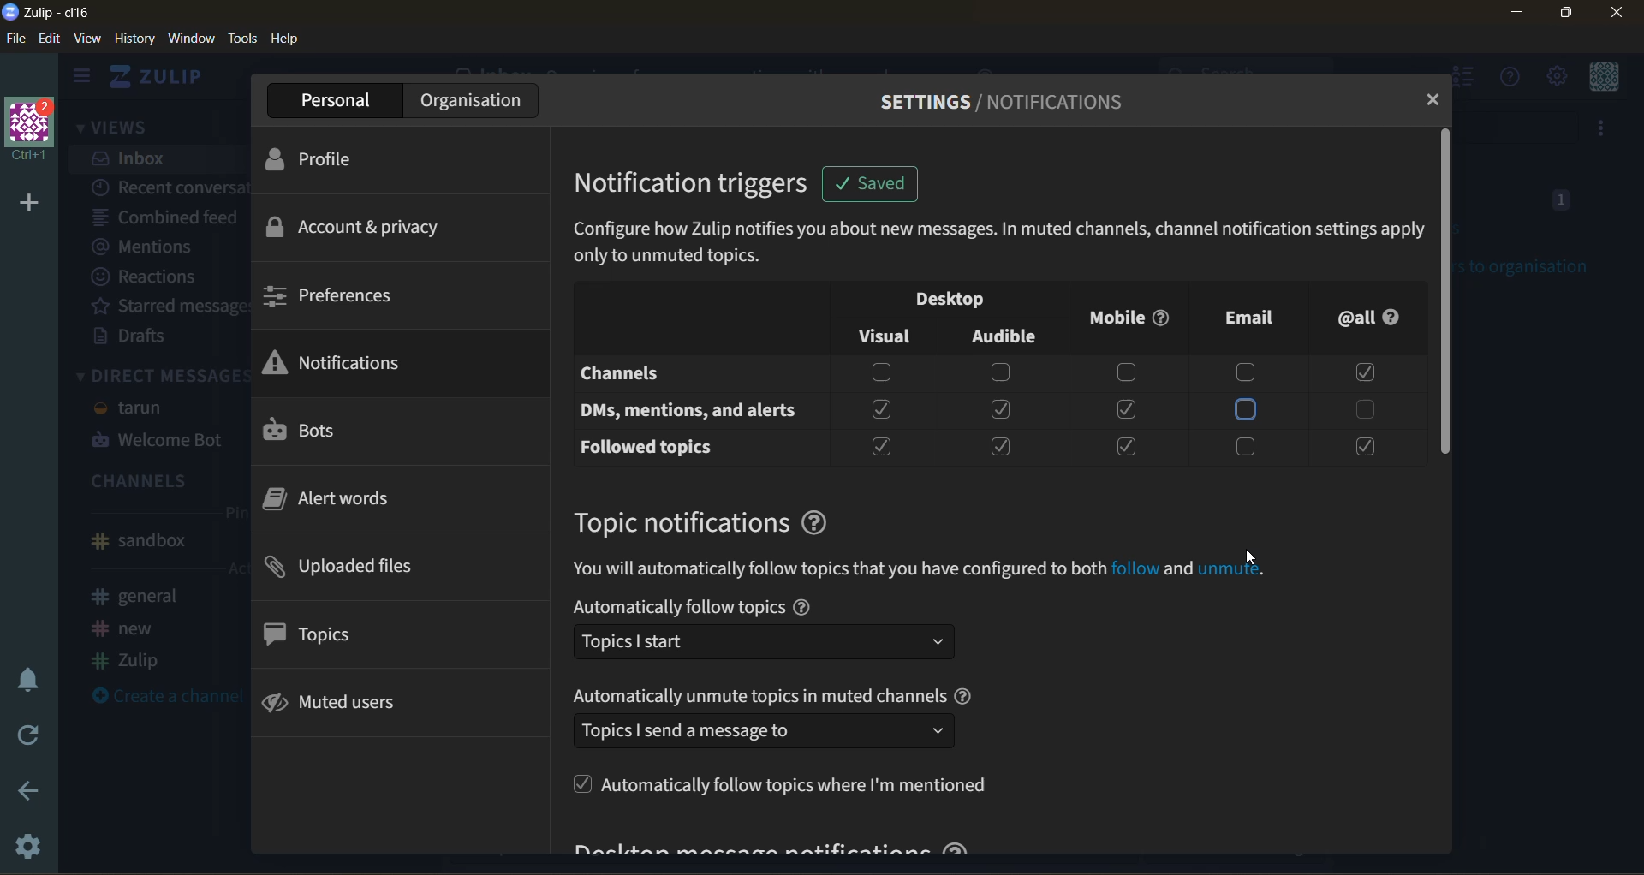  What do you see at coordinates (877, 449) in the screenshot?
I see `checkbox` at bounding box center [877, 449].